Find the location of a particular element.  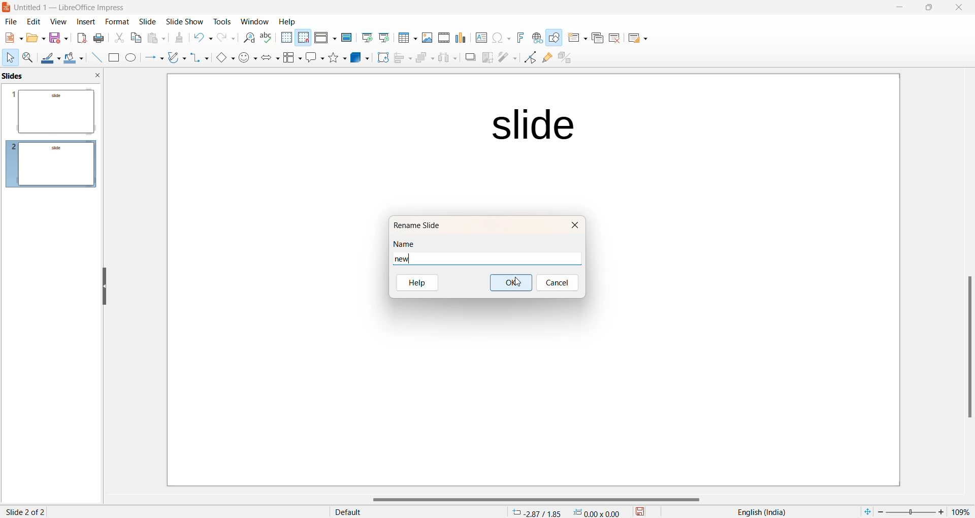

Insert chart is located at coordinates (459, 38).